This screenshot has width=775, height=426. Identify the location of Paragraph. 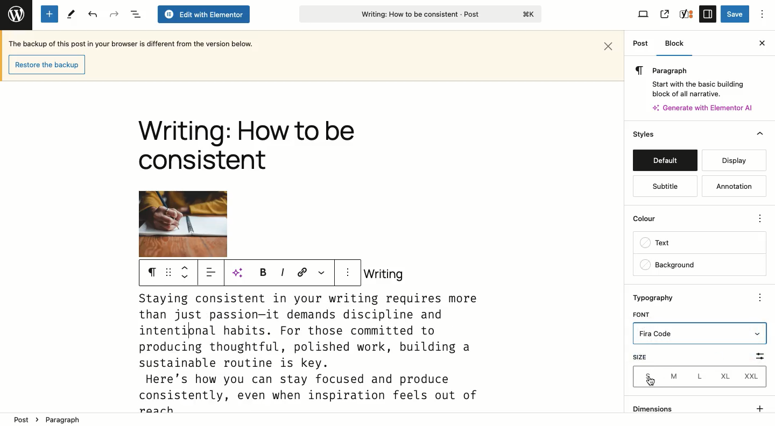
(692, 70).